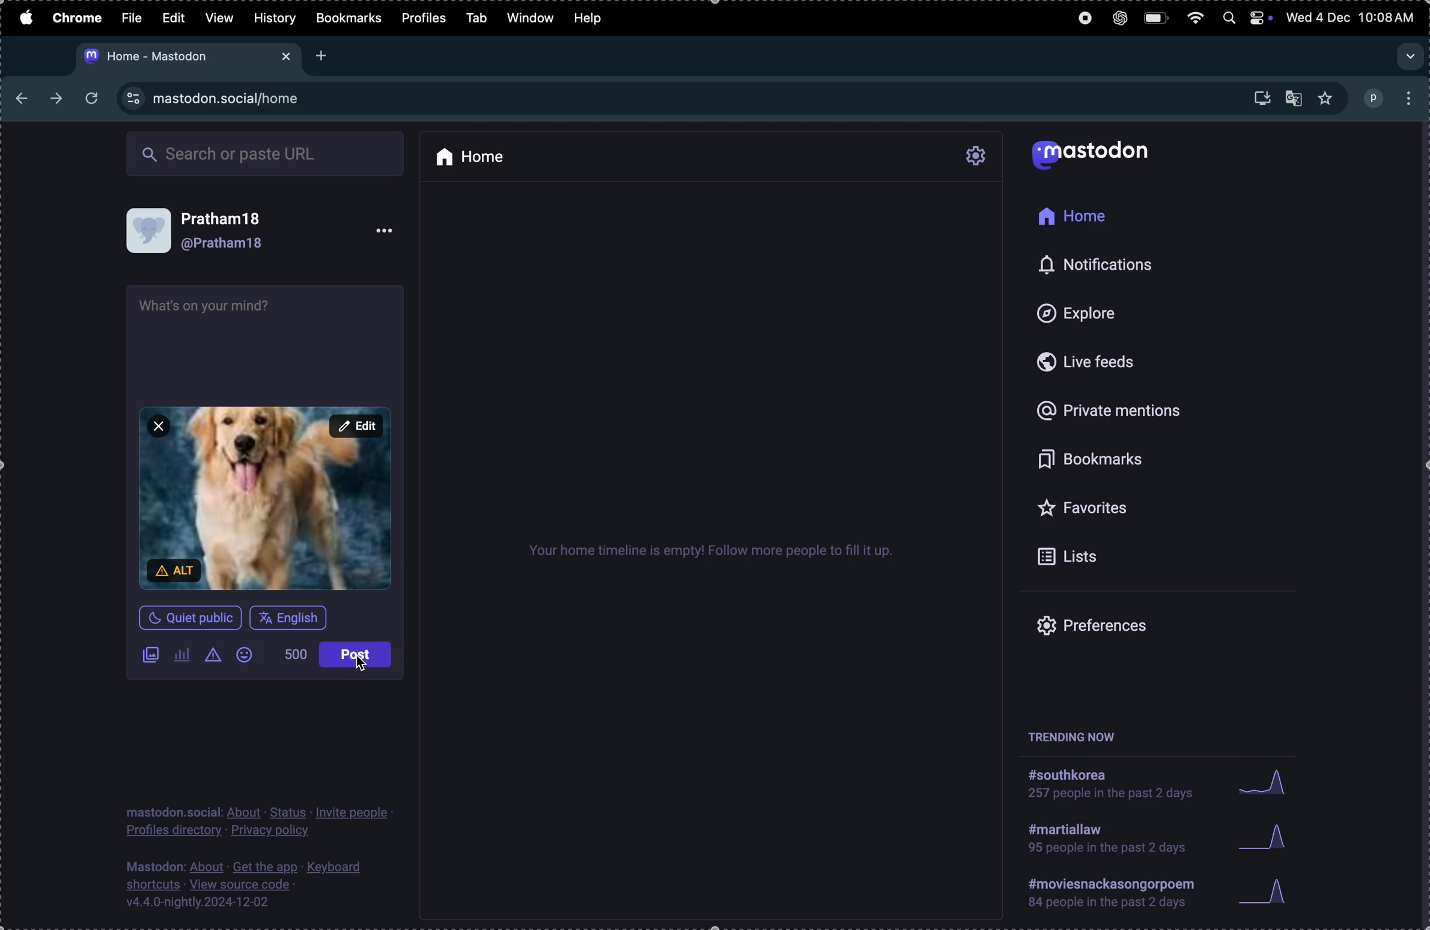  Describe the element at coordinates (976, 157) in the screenshot. I see `settings` at that location.